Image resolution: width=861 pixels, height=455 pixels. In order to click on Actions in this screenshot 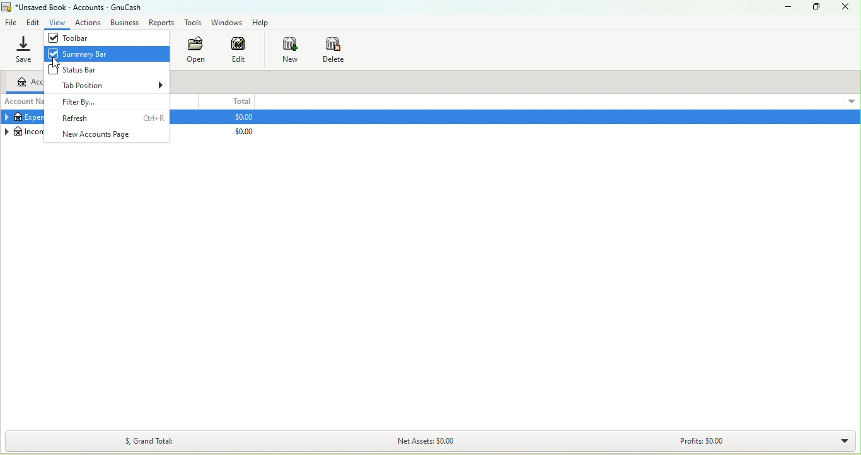, I will do `click(89, 23)`.